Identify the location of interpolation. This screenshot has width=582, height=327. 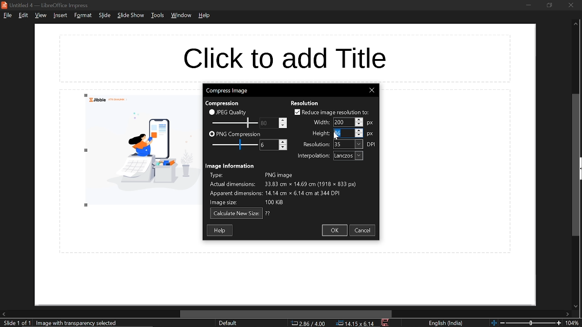
(311, 156).